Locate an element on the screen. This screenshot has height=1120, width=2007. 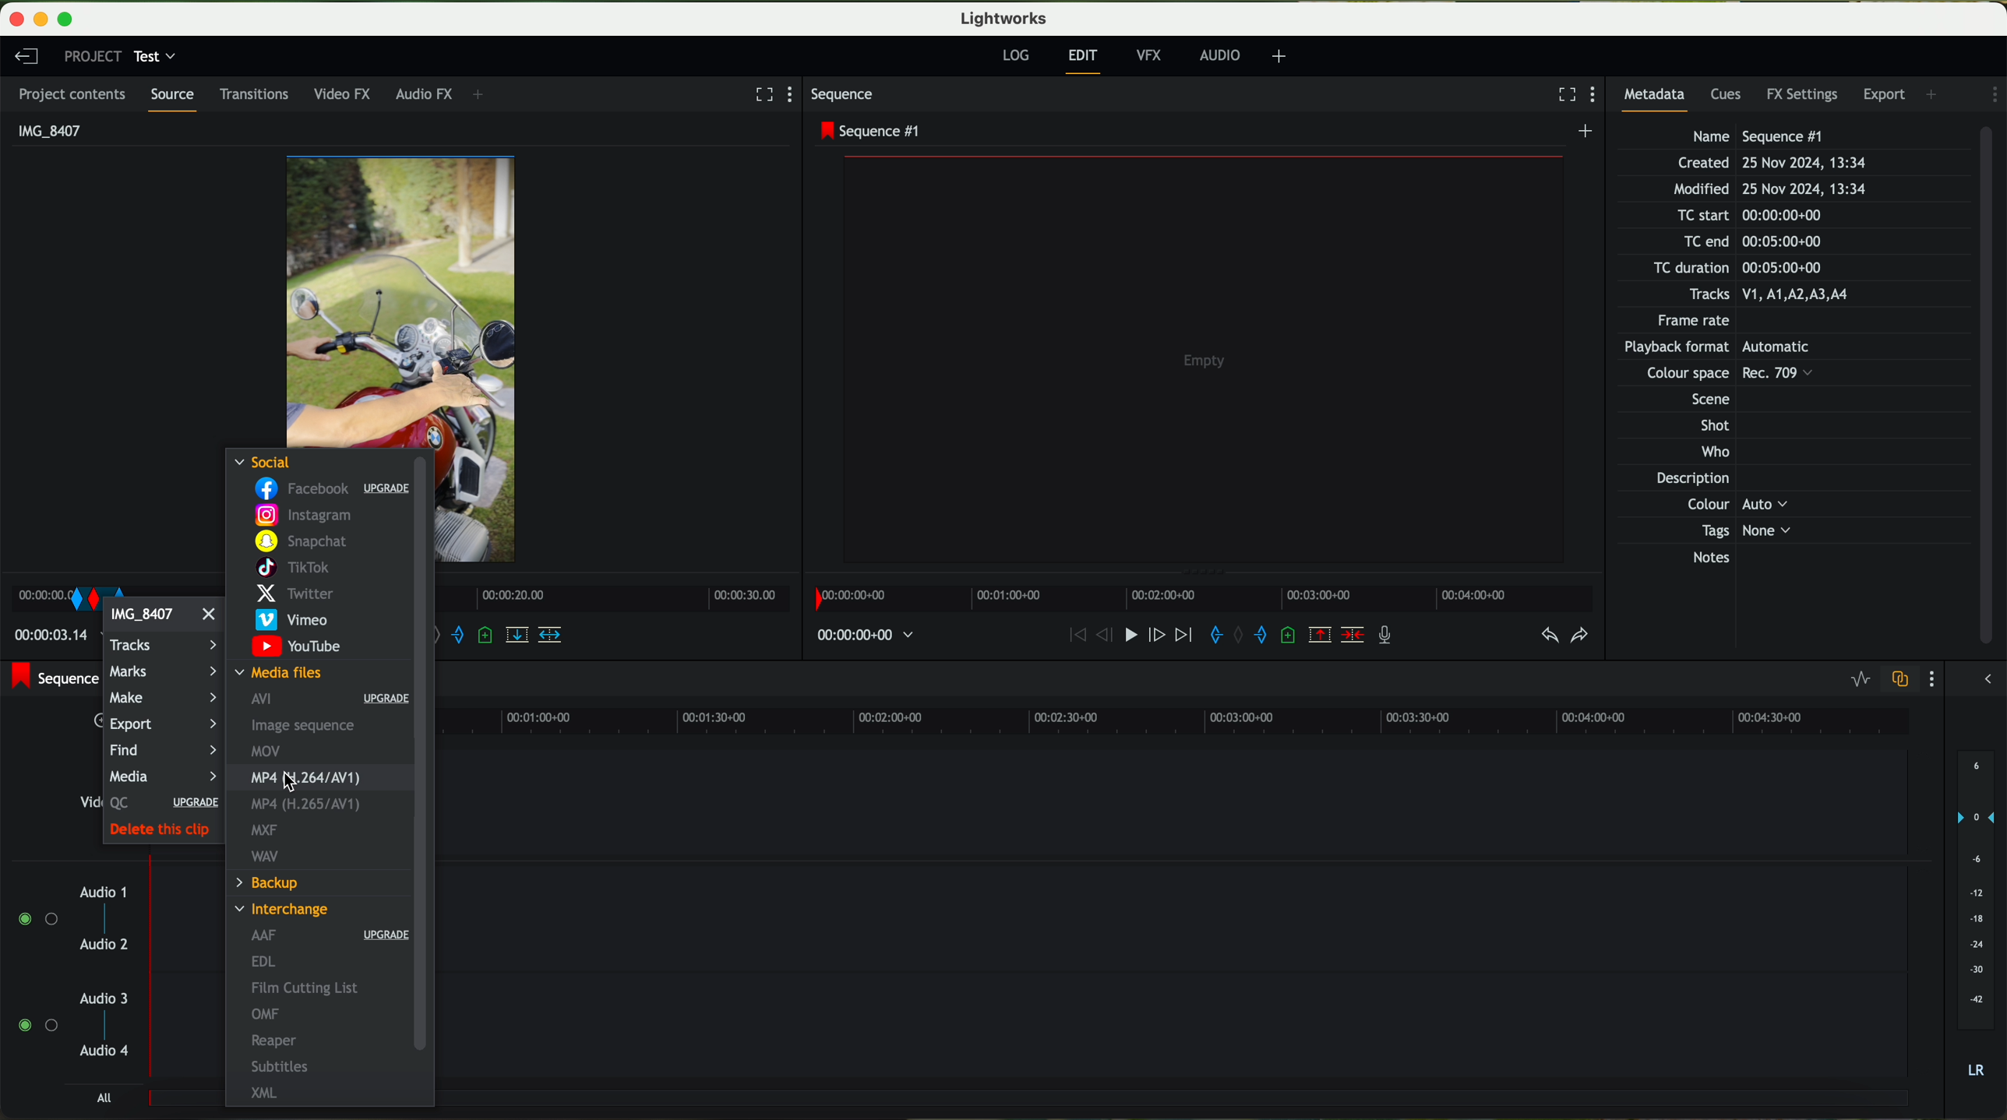
show settings menu is located at coordinates (1596, 96).